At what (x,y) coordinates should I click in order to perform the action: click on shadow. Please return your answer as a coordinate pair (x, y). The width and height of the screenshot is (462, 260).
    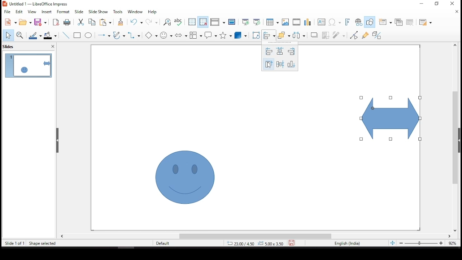
    Looking at the image, I should click on (314, 35).